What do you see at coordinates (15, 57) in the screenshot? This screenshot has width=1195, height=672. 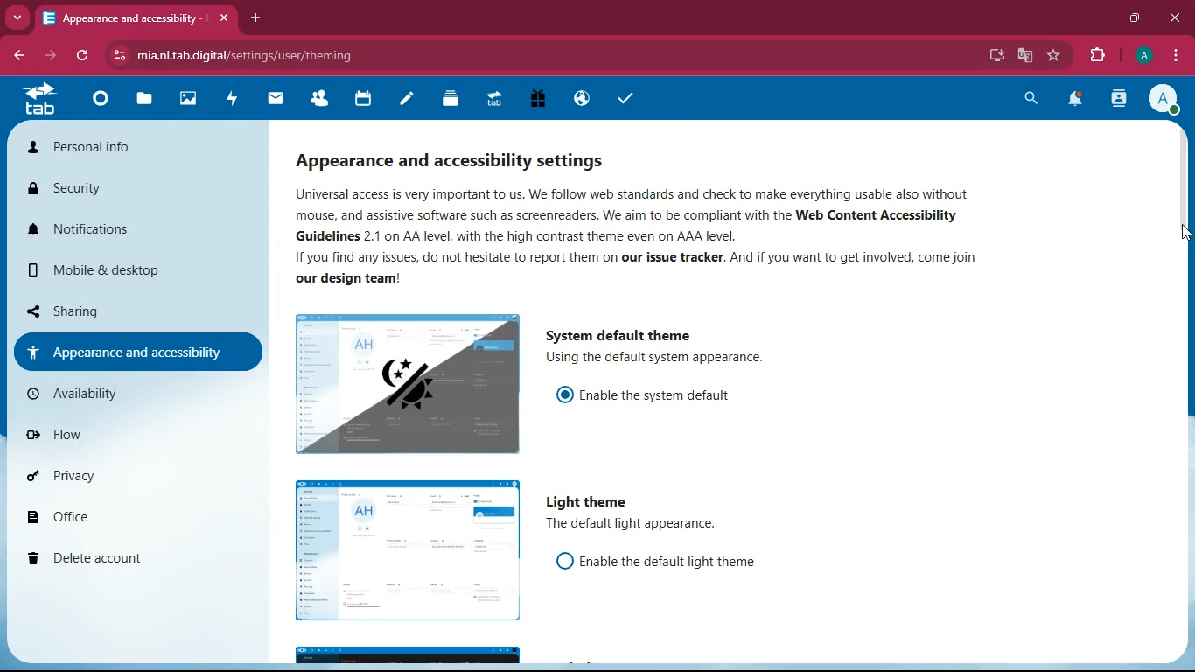 I see `back` at bounding box center [15, 57].